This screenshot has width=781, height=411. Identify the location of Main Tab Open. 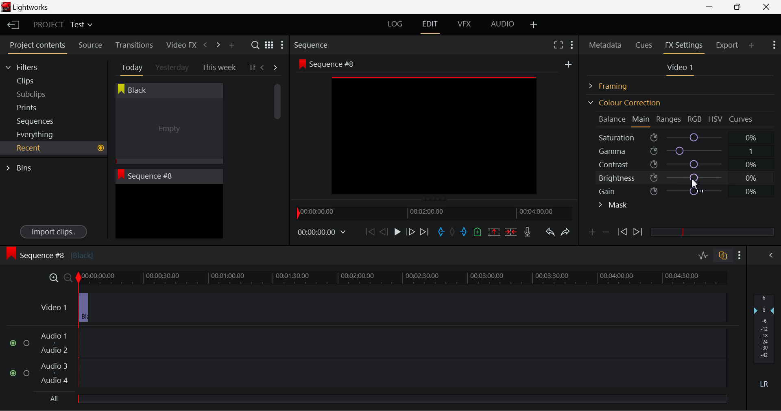
(641, 120).